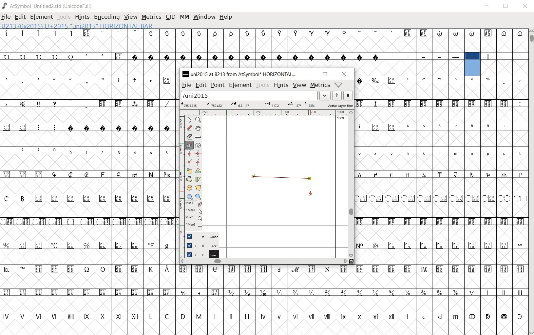 This screenshot has height=335, width=534. What do you see at coordinates (186, 86) in the screenshot?
I see `file` at bounding box center [186, 86].